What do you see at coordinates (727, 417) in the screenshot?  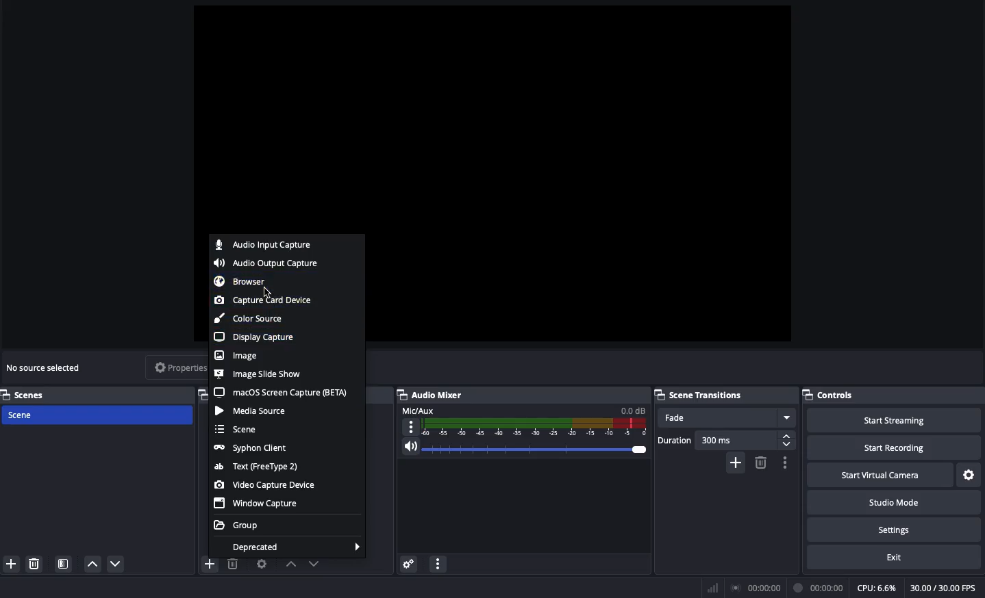 I see `Fade` at bounding box center [727, 417].